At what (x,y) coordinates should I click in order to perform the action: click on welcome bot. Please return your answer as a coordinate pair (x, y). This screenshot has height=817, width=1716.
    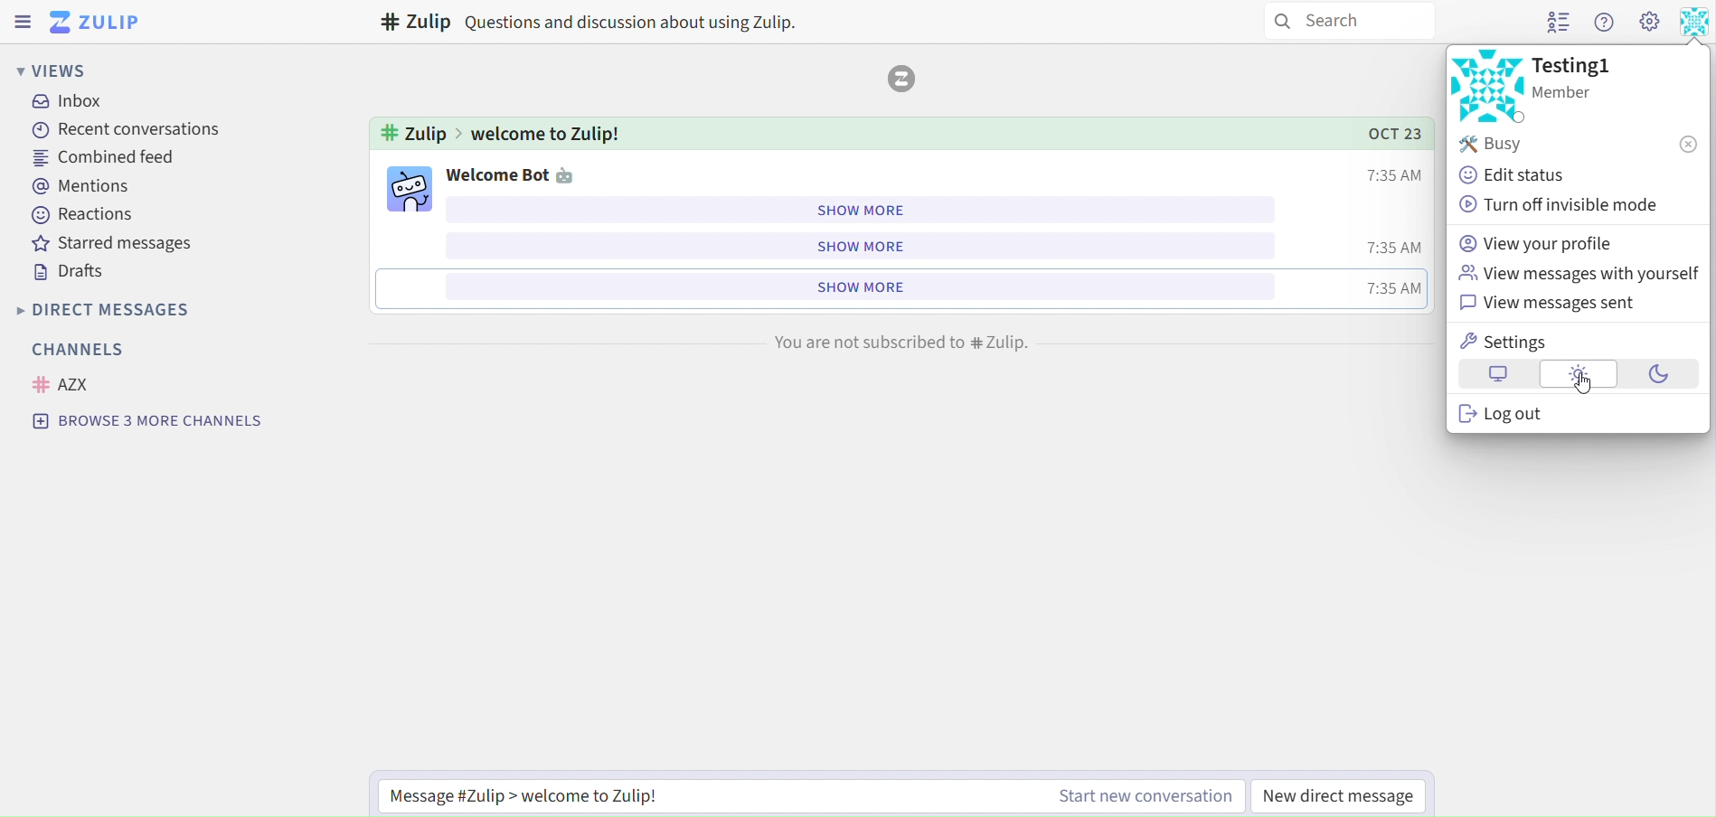
    Looking at the image, I should click on (514, 174).